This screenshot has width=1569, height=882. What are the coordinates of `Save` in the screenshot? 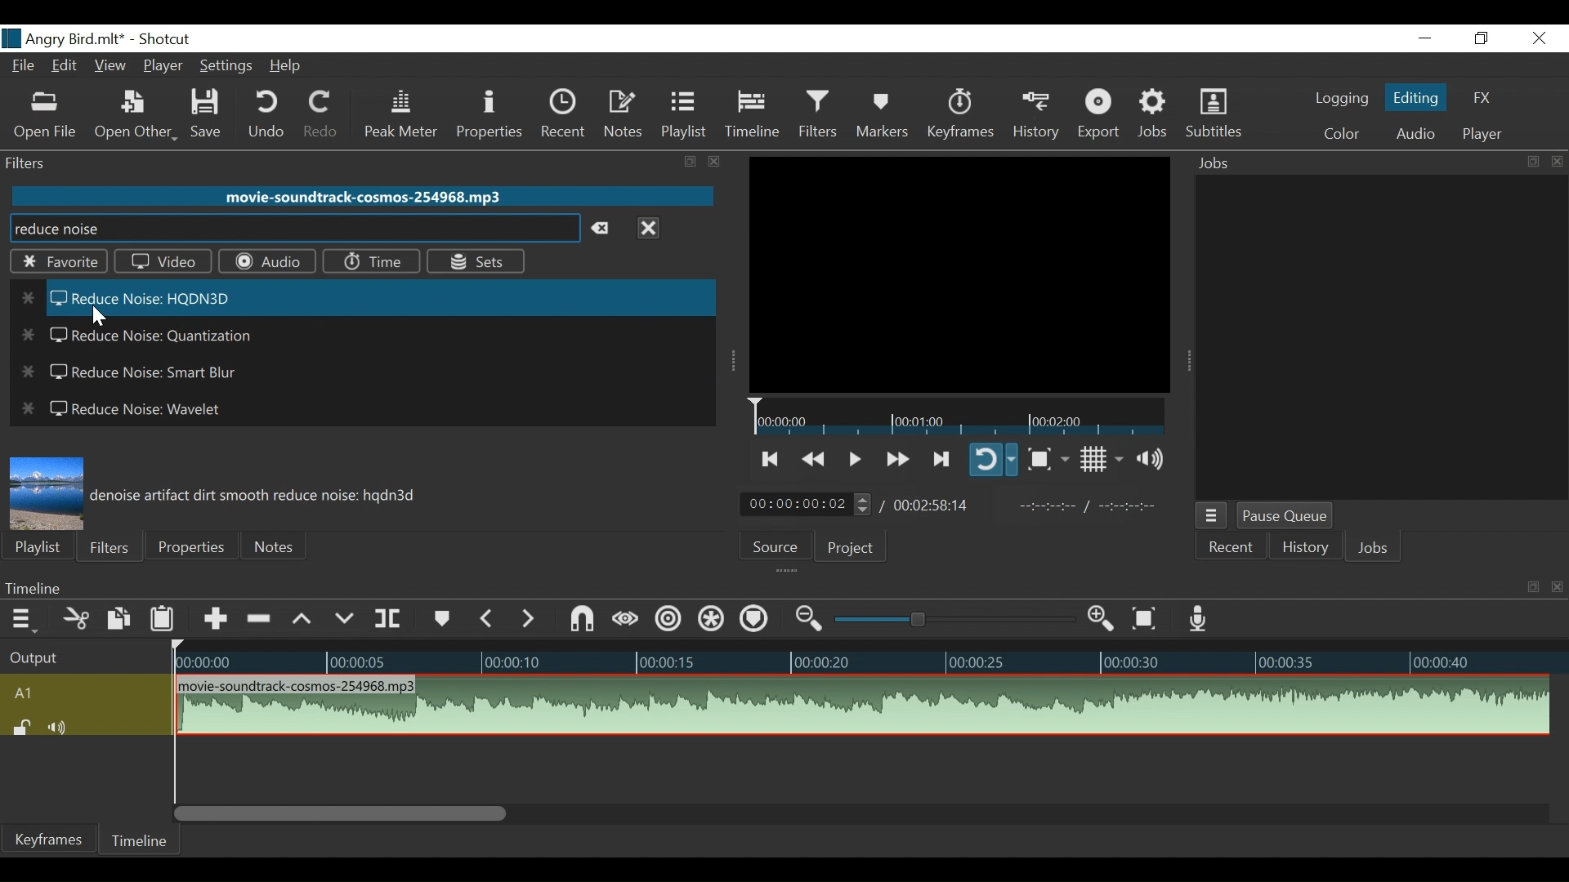 It's located at (209, 116).